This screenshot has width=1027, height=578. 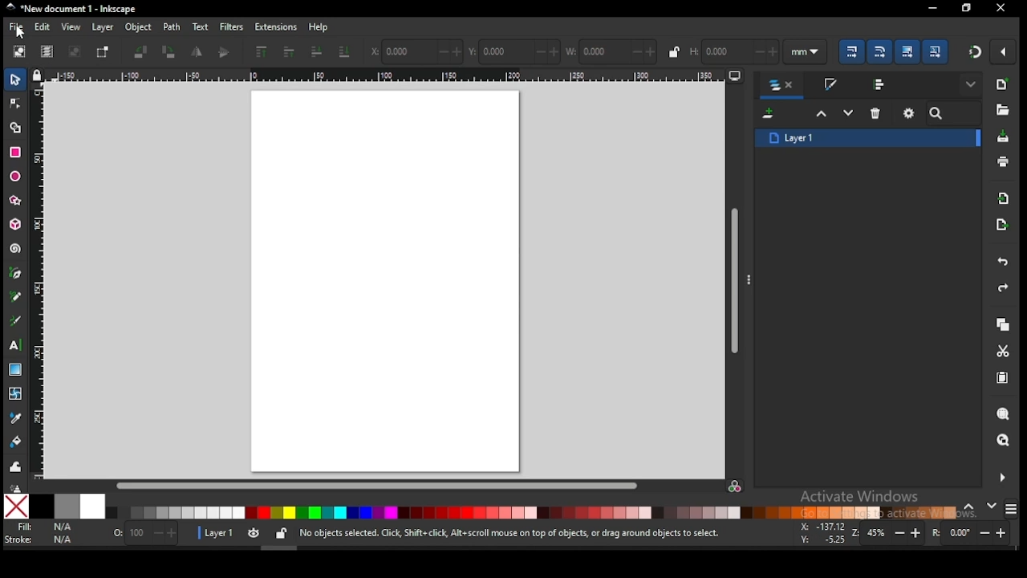 I want to click on dropper tool, so click(x=16, y=417).